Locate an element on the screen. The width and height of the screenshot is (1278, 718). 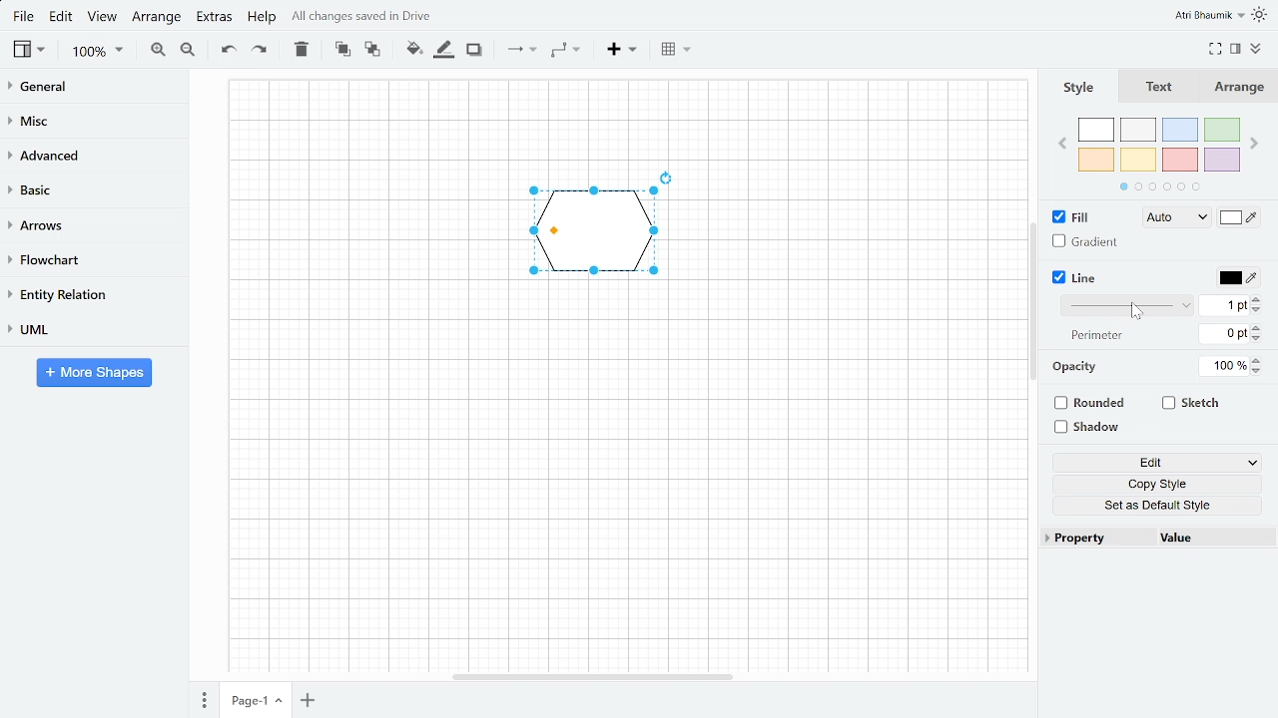
Waypoint is located at coordinates (565, 51).